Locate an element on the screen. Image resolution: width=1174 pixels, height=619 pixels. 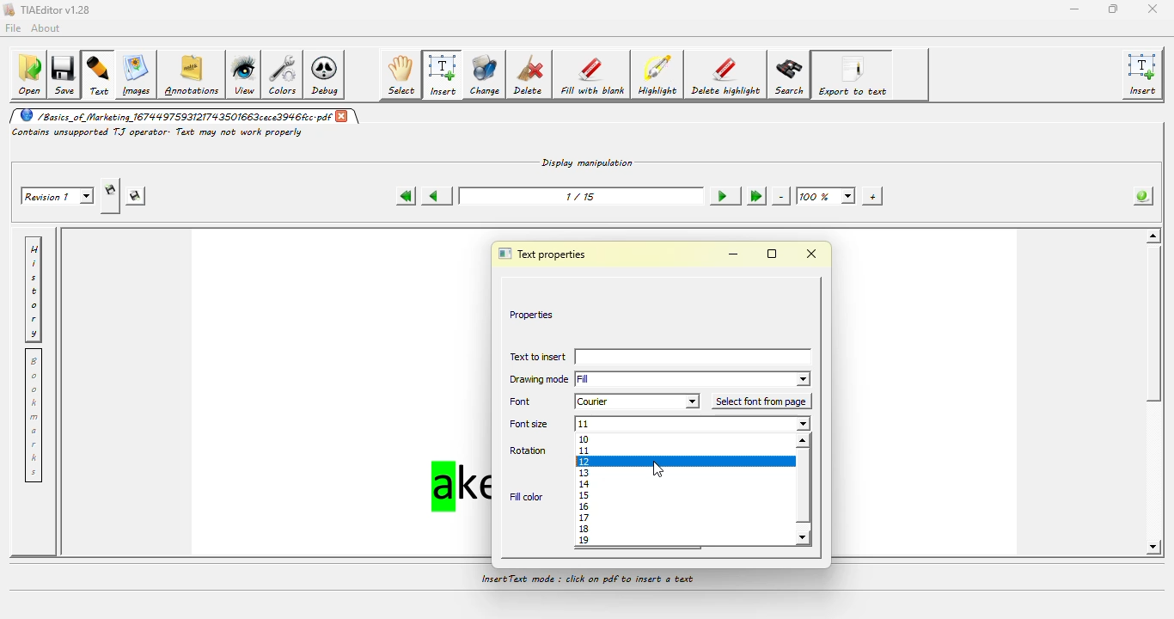
Revision 1 is located at coordinates (59, 195).